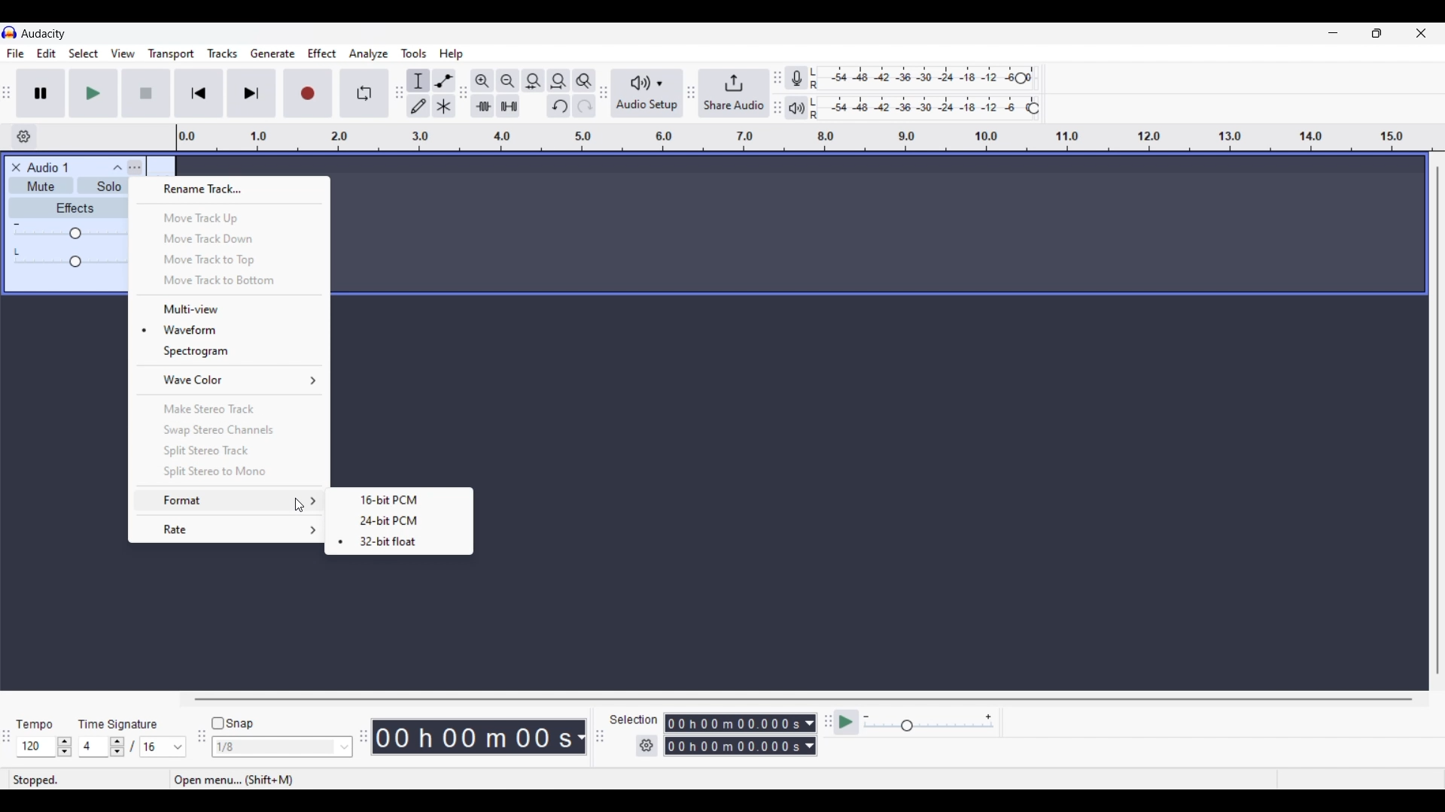 The image size is (1445, 812). Describe the element at coordinates (147, 93) in the screenshot. I see `Stop` at that location.